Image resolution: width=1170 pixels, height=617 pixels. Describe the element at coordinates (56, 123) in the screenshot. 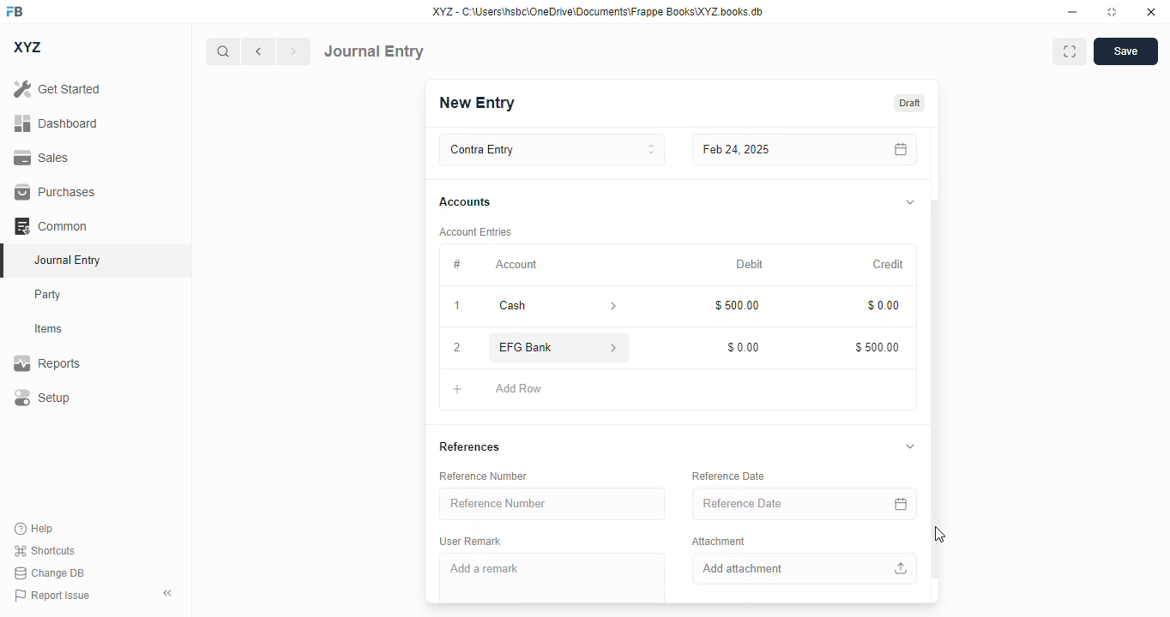

I see `dashboard` at that location.